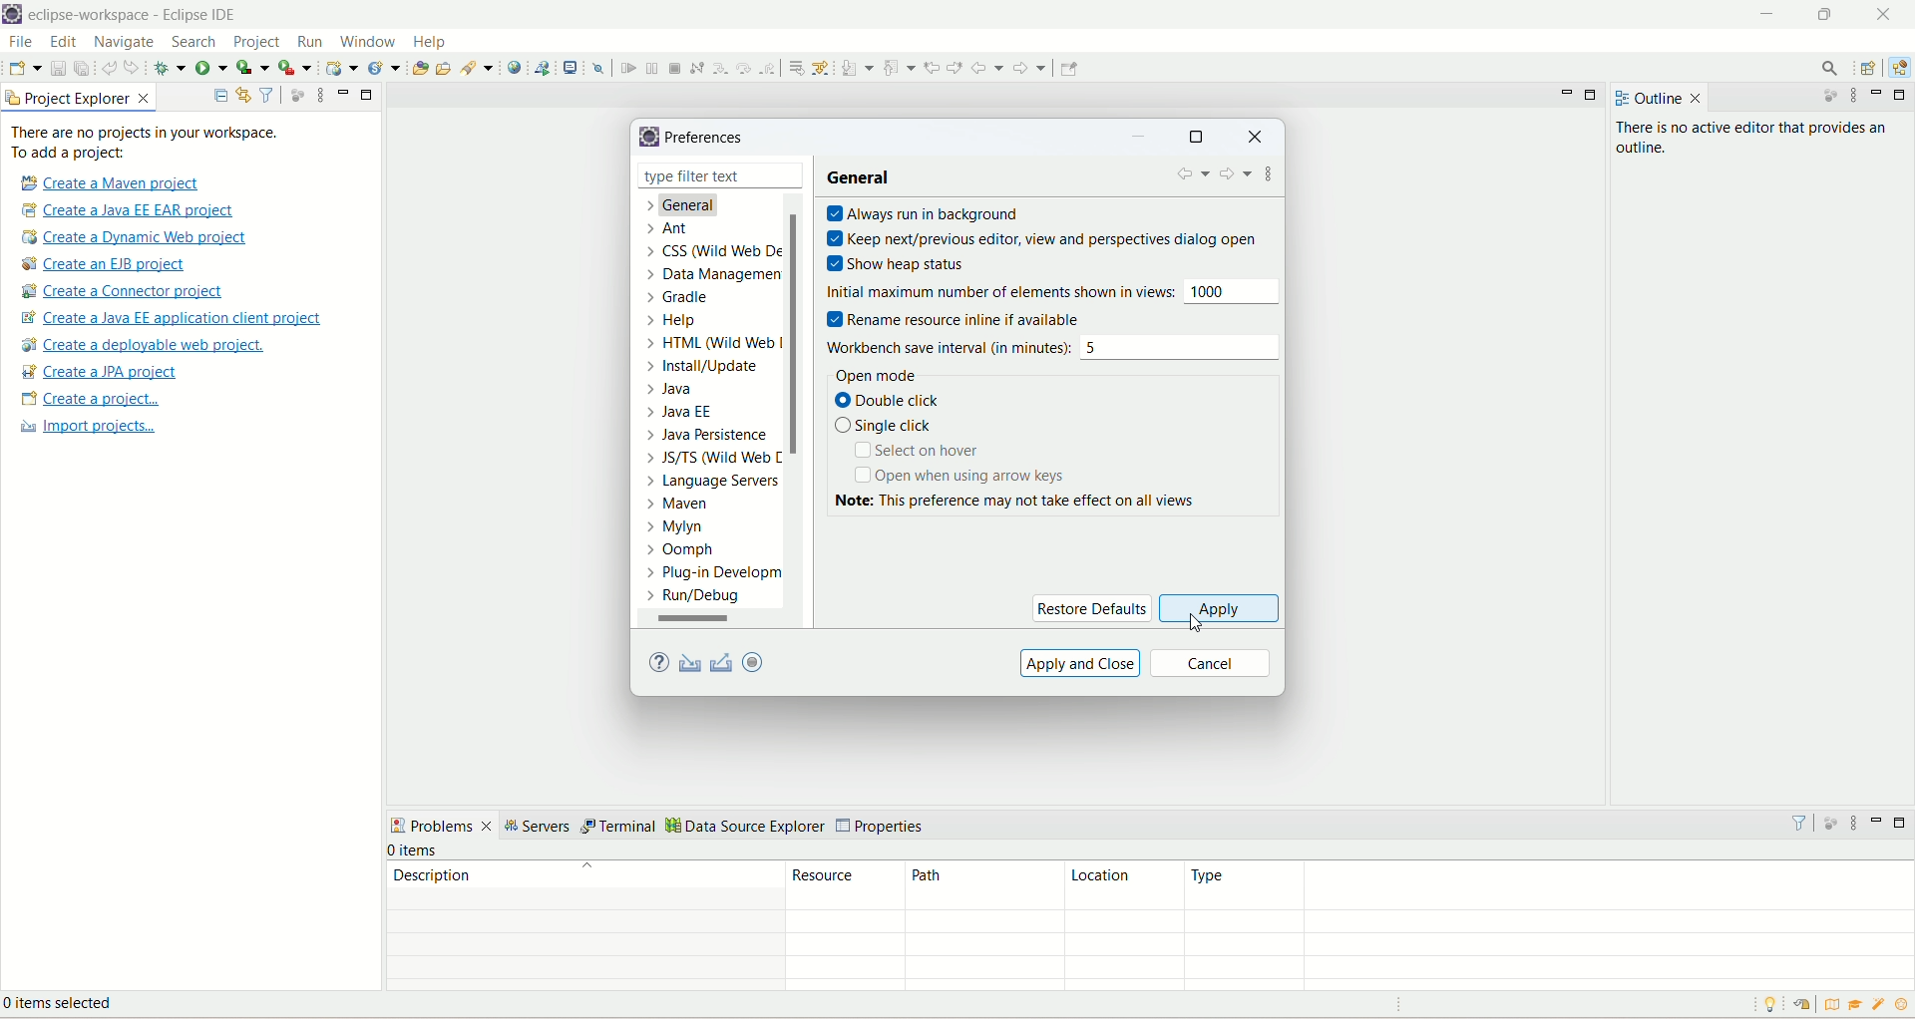 The image size is (1915, 1019). Describe the element at coordinates (308, 41) in the screenshot. I see `run` at that location.